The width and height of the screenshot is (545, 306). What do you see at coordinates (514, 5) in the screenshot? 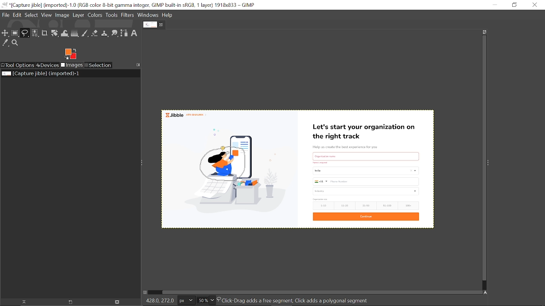
I see `restore down` at bounding box center [514, 5].